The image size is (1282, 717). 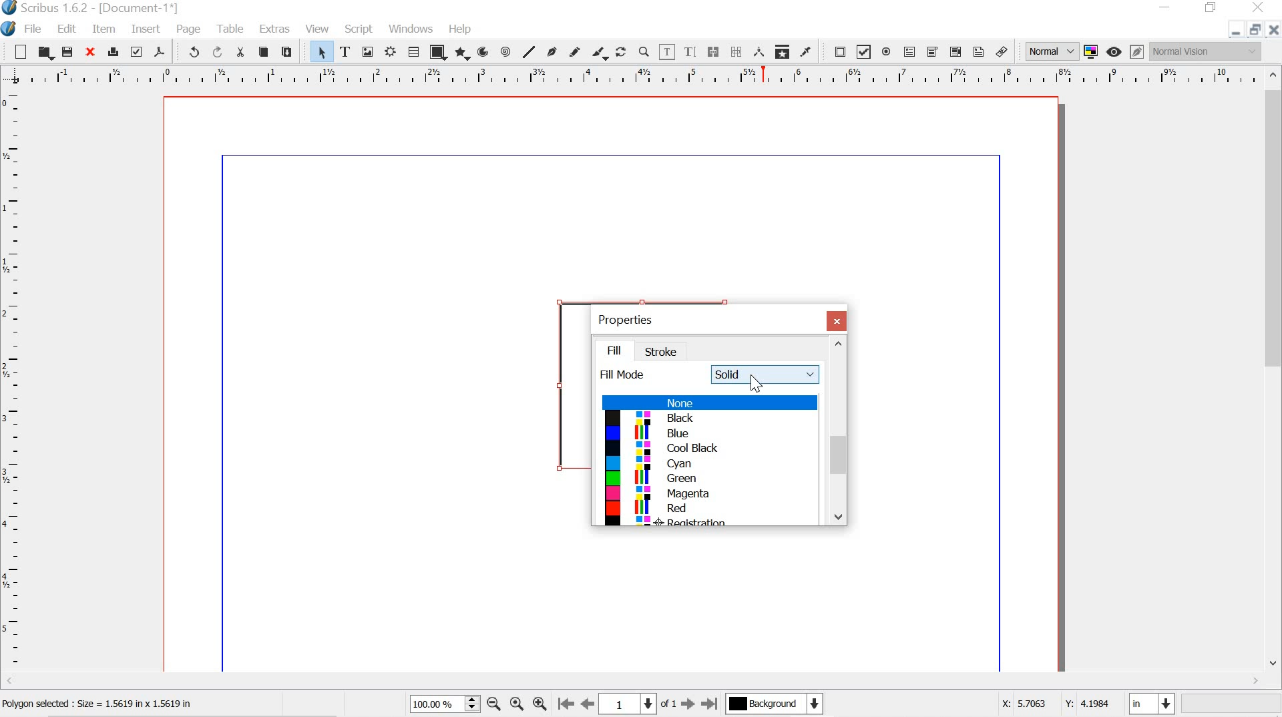 What do you see at coordinates (1207, 53) in the screenshot?
I see `normal vision` at bounding box center [1207, 53].